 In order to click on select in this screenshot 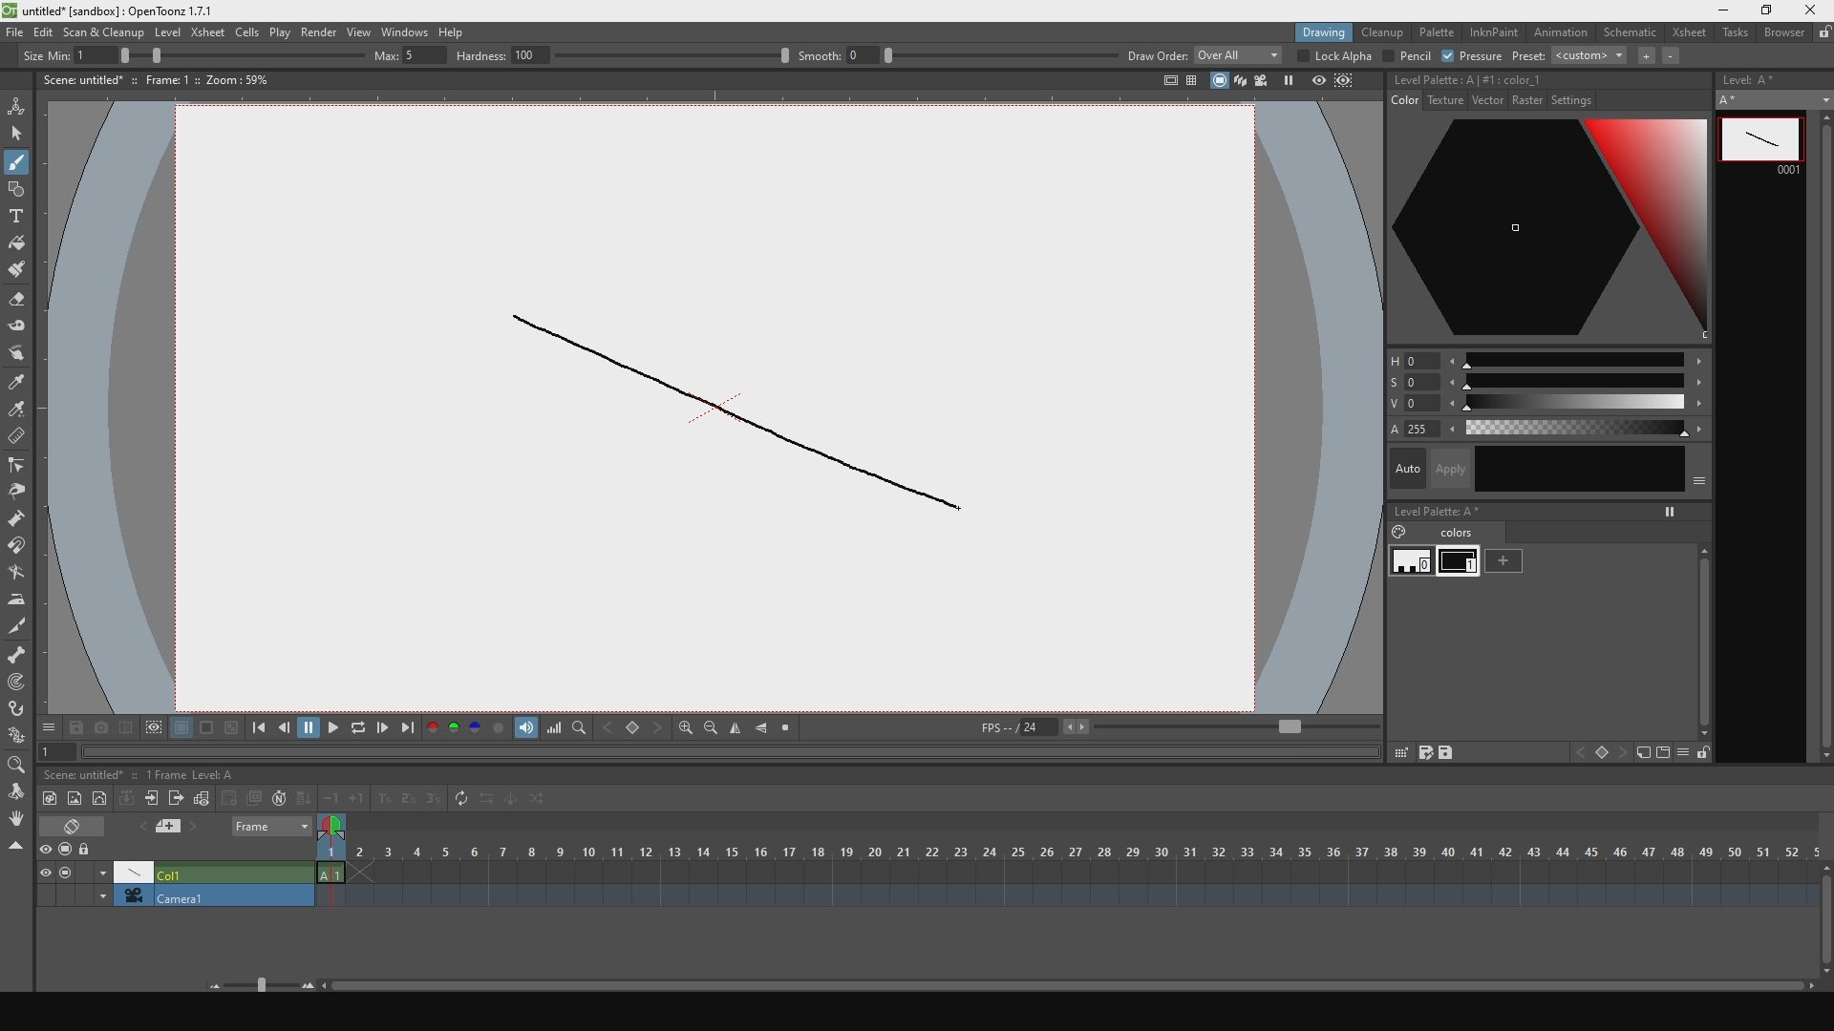, I will do `click(18, 134)`.